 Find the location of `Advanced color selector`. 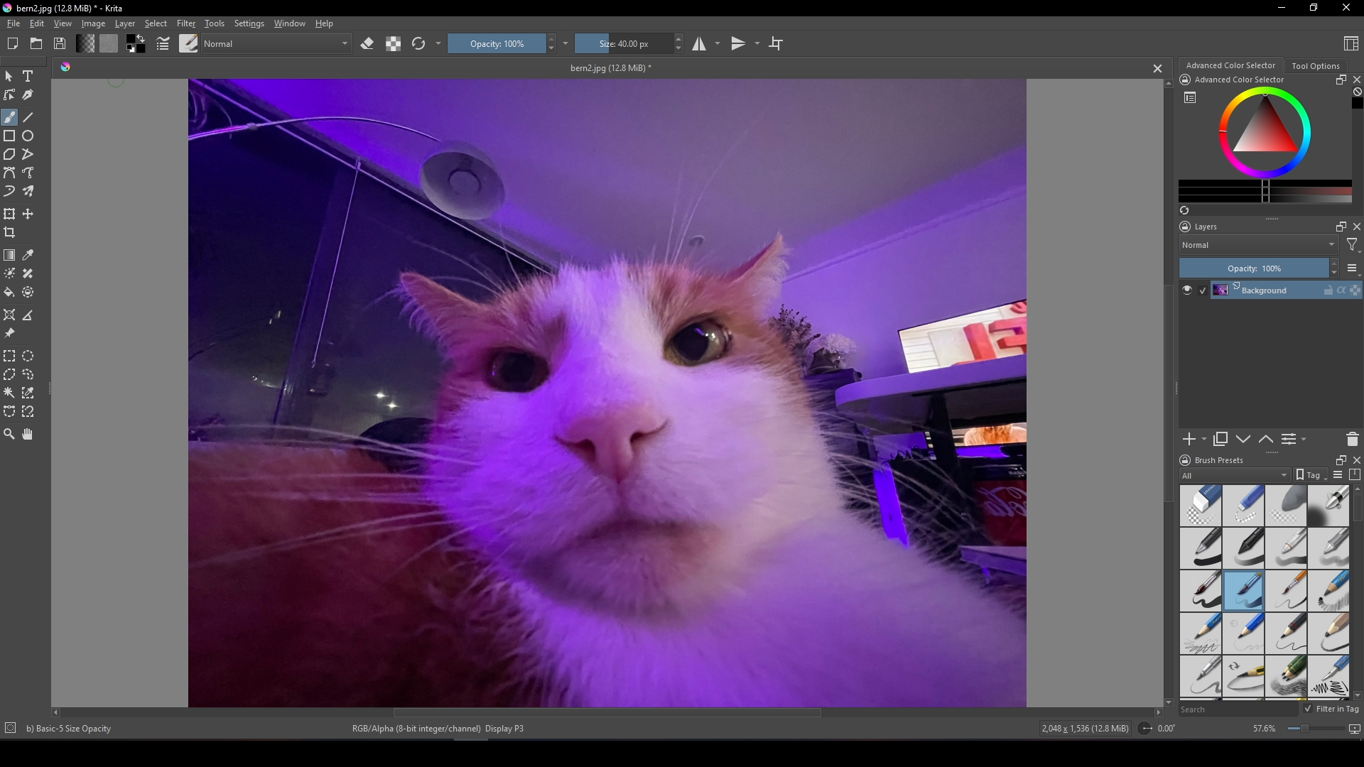

Advanced color selector is located at coordinates (1240, 80).